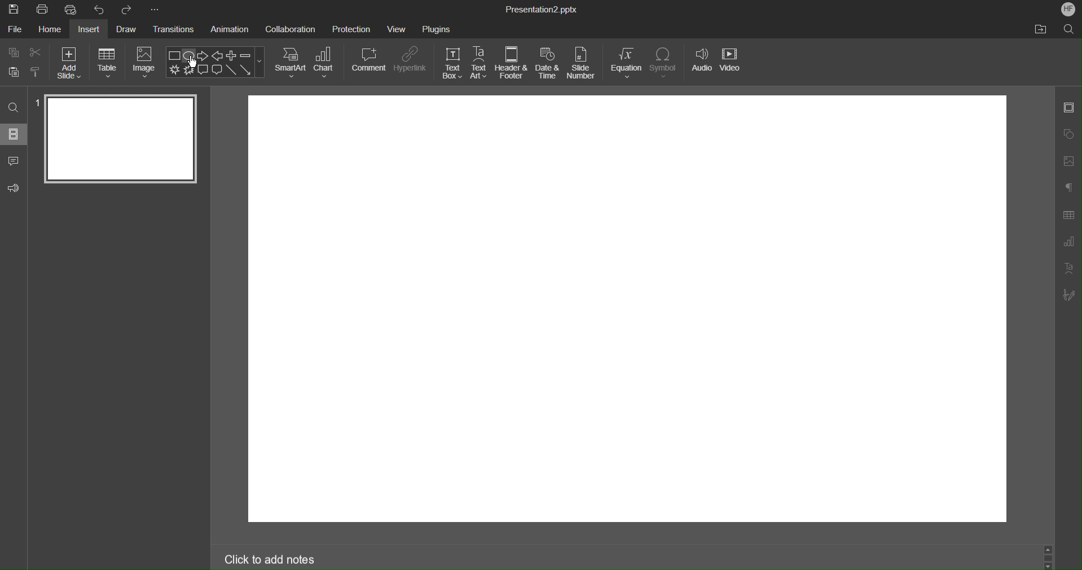 The height and width of the screenshot is (570, 1082). I want to click on Signature, so click(1069, 296).